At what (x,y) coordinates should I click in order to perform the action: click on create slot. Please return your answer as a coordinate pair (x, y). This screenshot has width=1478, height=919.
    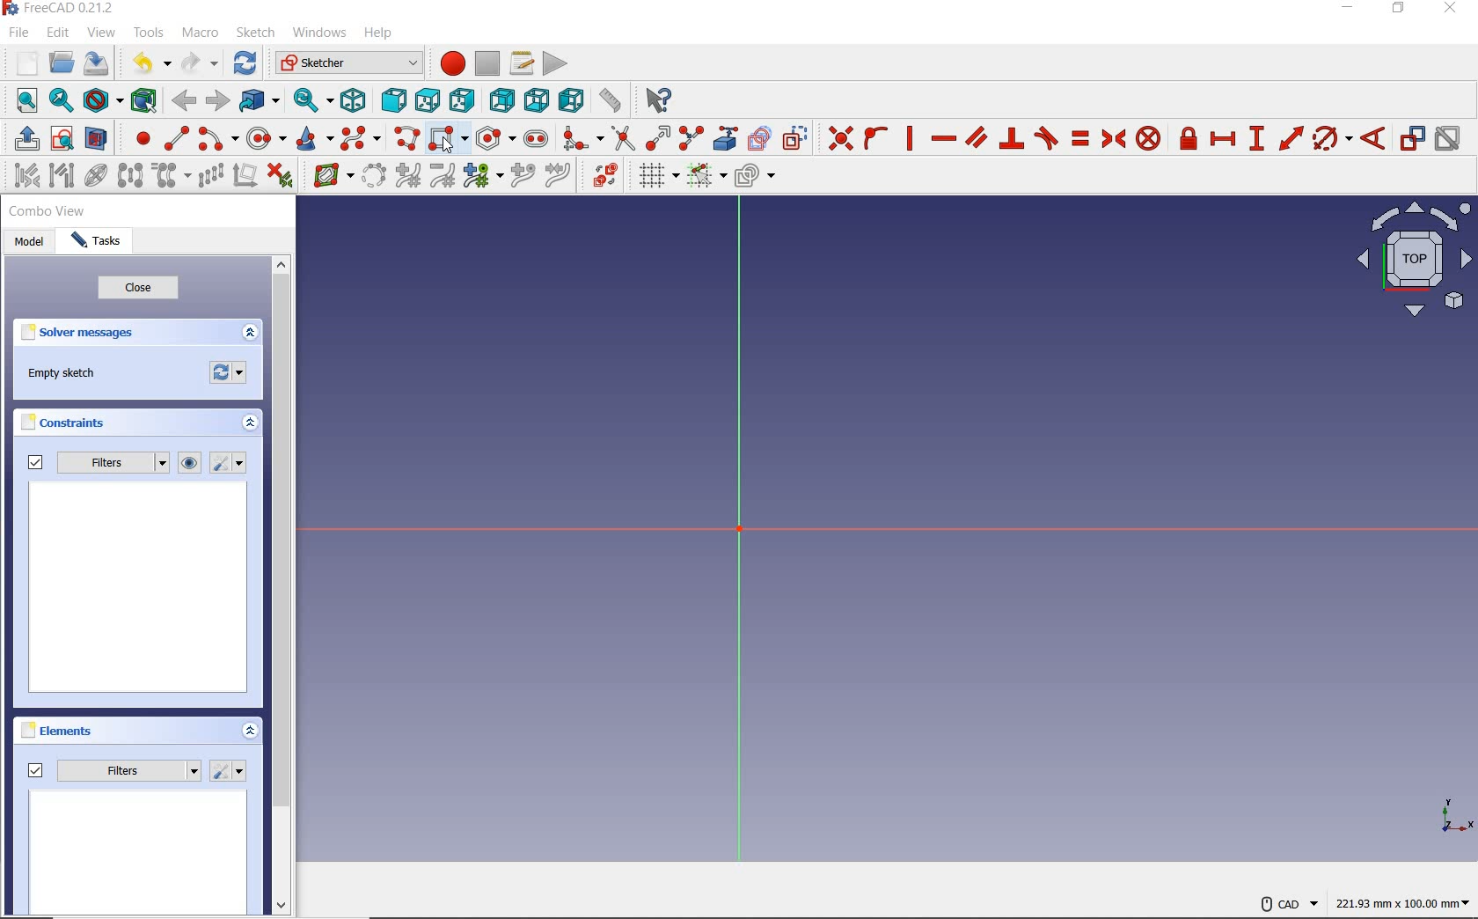
    Looking at the image, I should click on (537, 137).